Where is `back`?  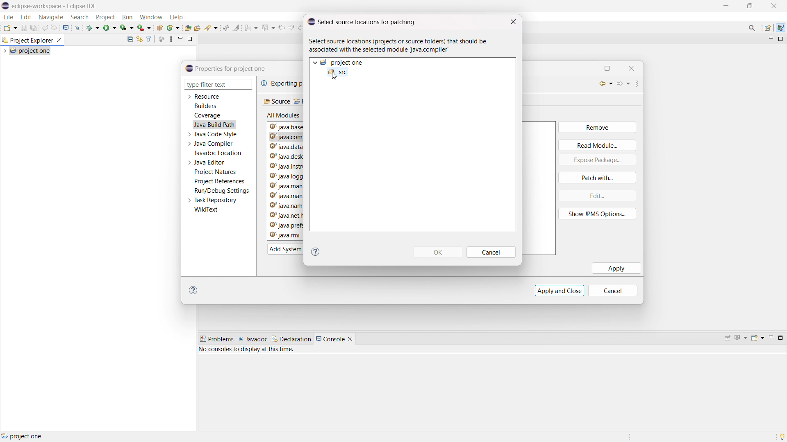 back is located at coordinates (603, 83).